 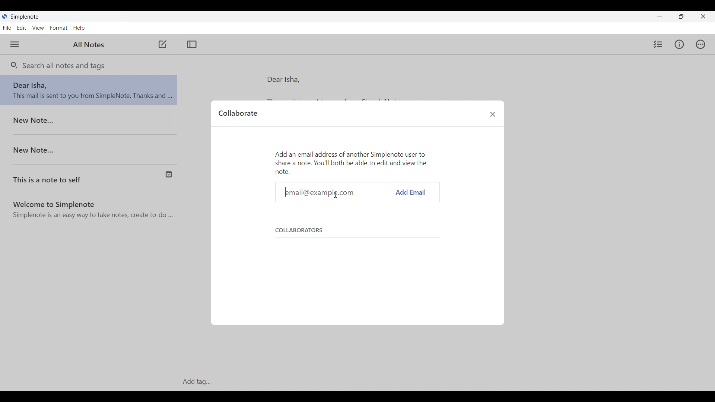 What do you see at coordinates (28, 16) in the screenshot?
I see `Simplenote ` at bounding box center [28, 16].